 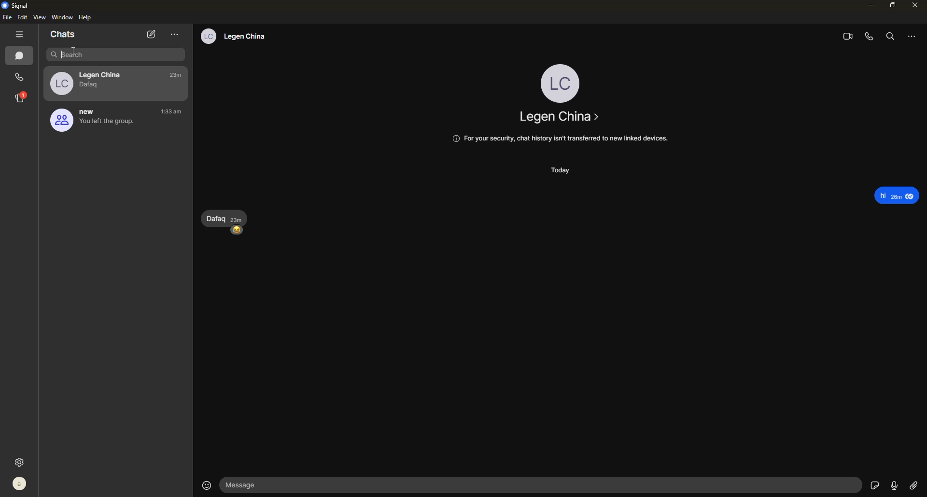 What do you see at coordinates (225, 218) in the screenshot?
I see `dafaq 23m` at bounding box center [225, 218].